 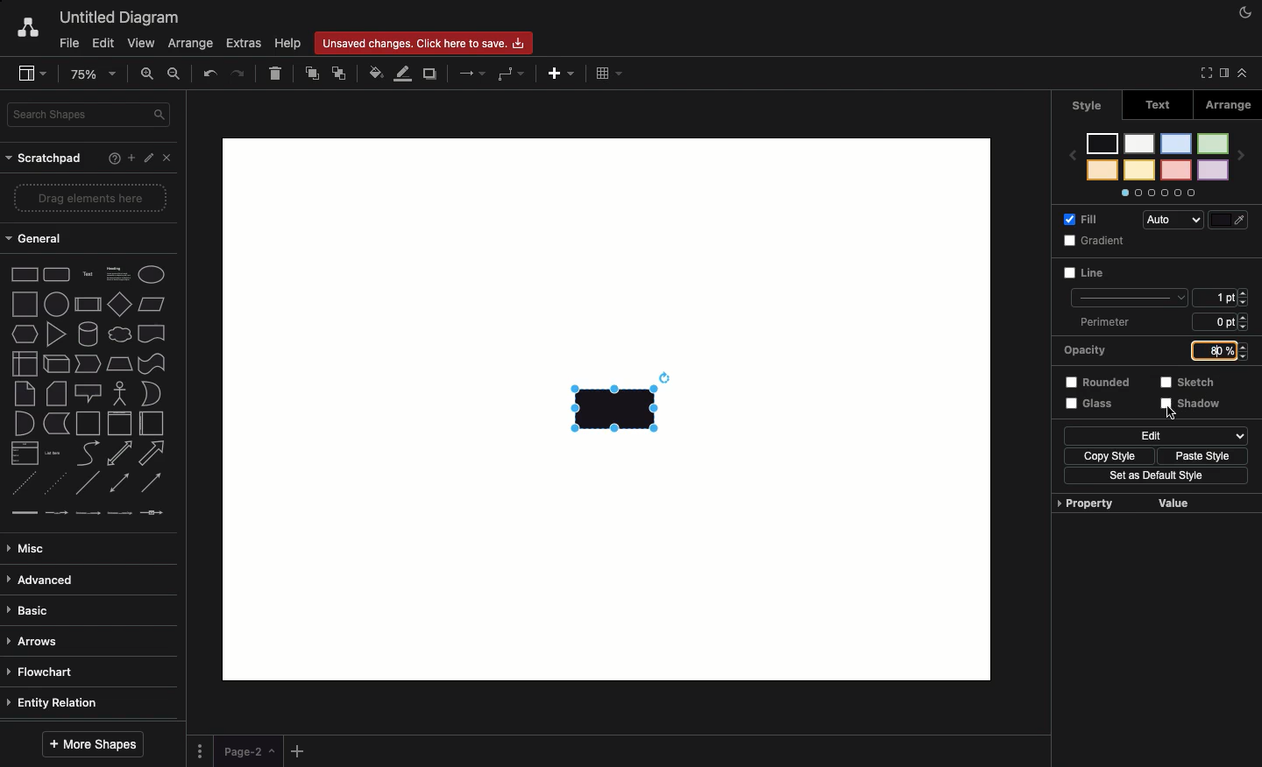 I want to click on curve, so click(x=89, y=454).